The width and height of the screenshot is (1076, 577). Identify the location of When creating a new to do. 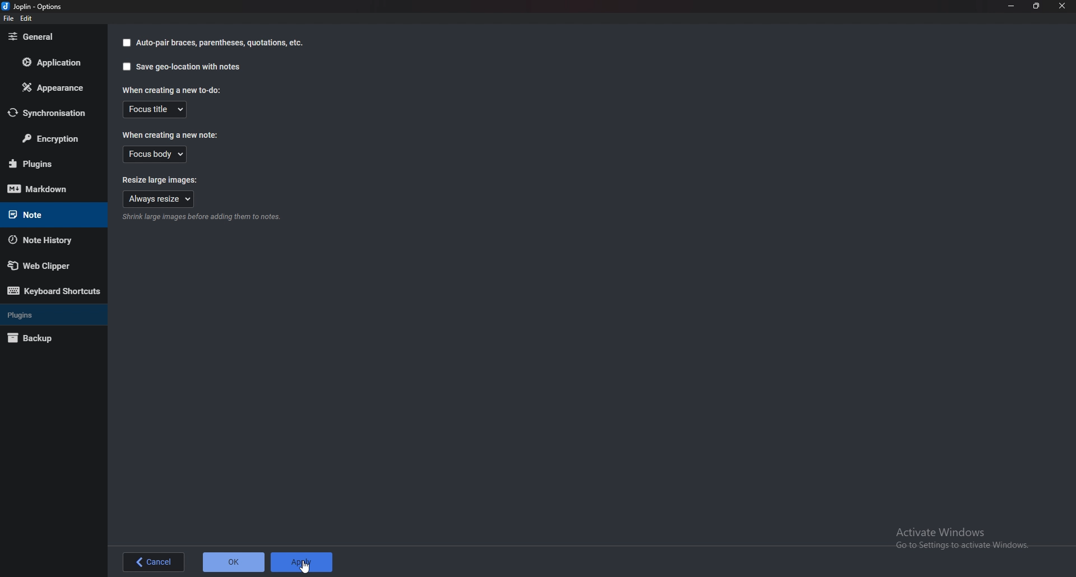
(175, 90).